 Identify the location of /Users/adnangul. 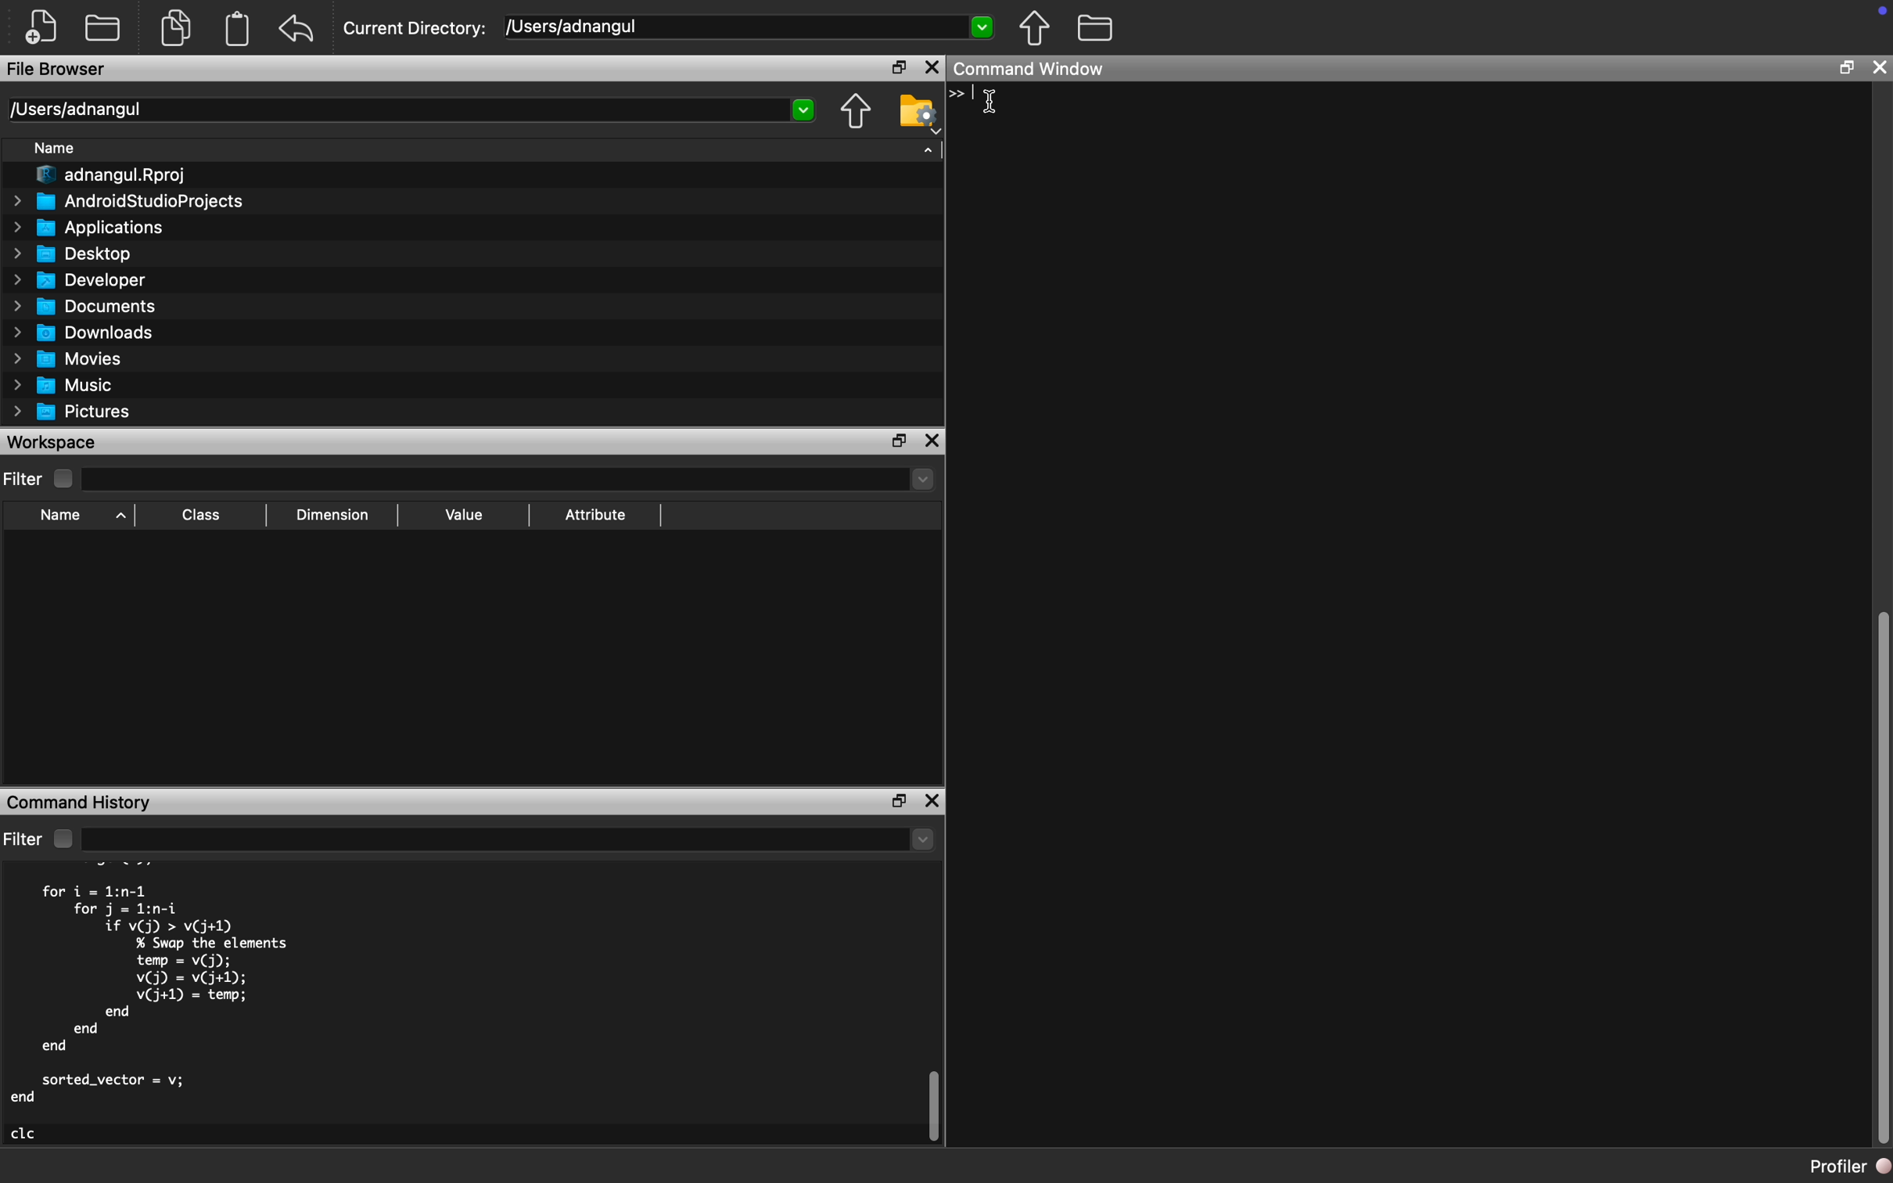
(749, 26).